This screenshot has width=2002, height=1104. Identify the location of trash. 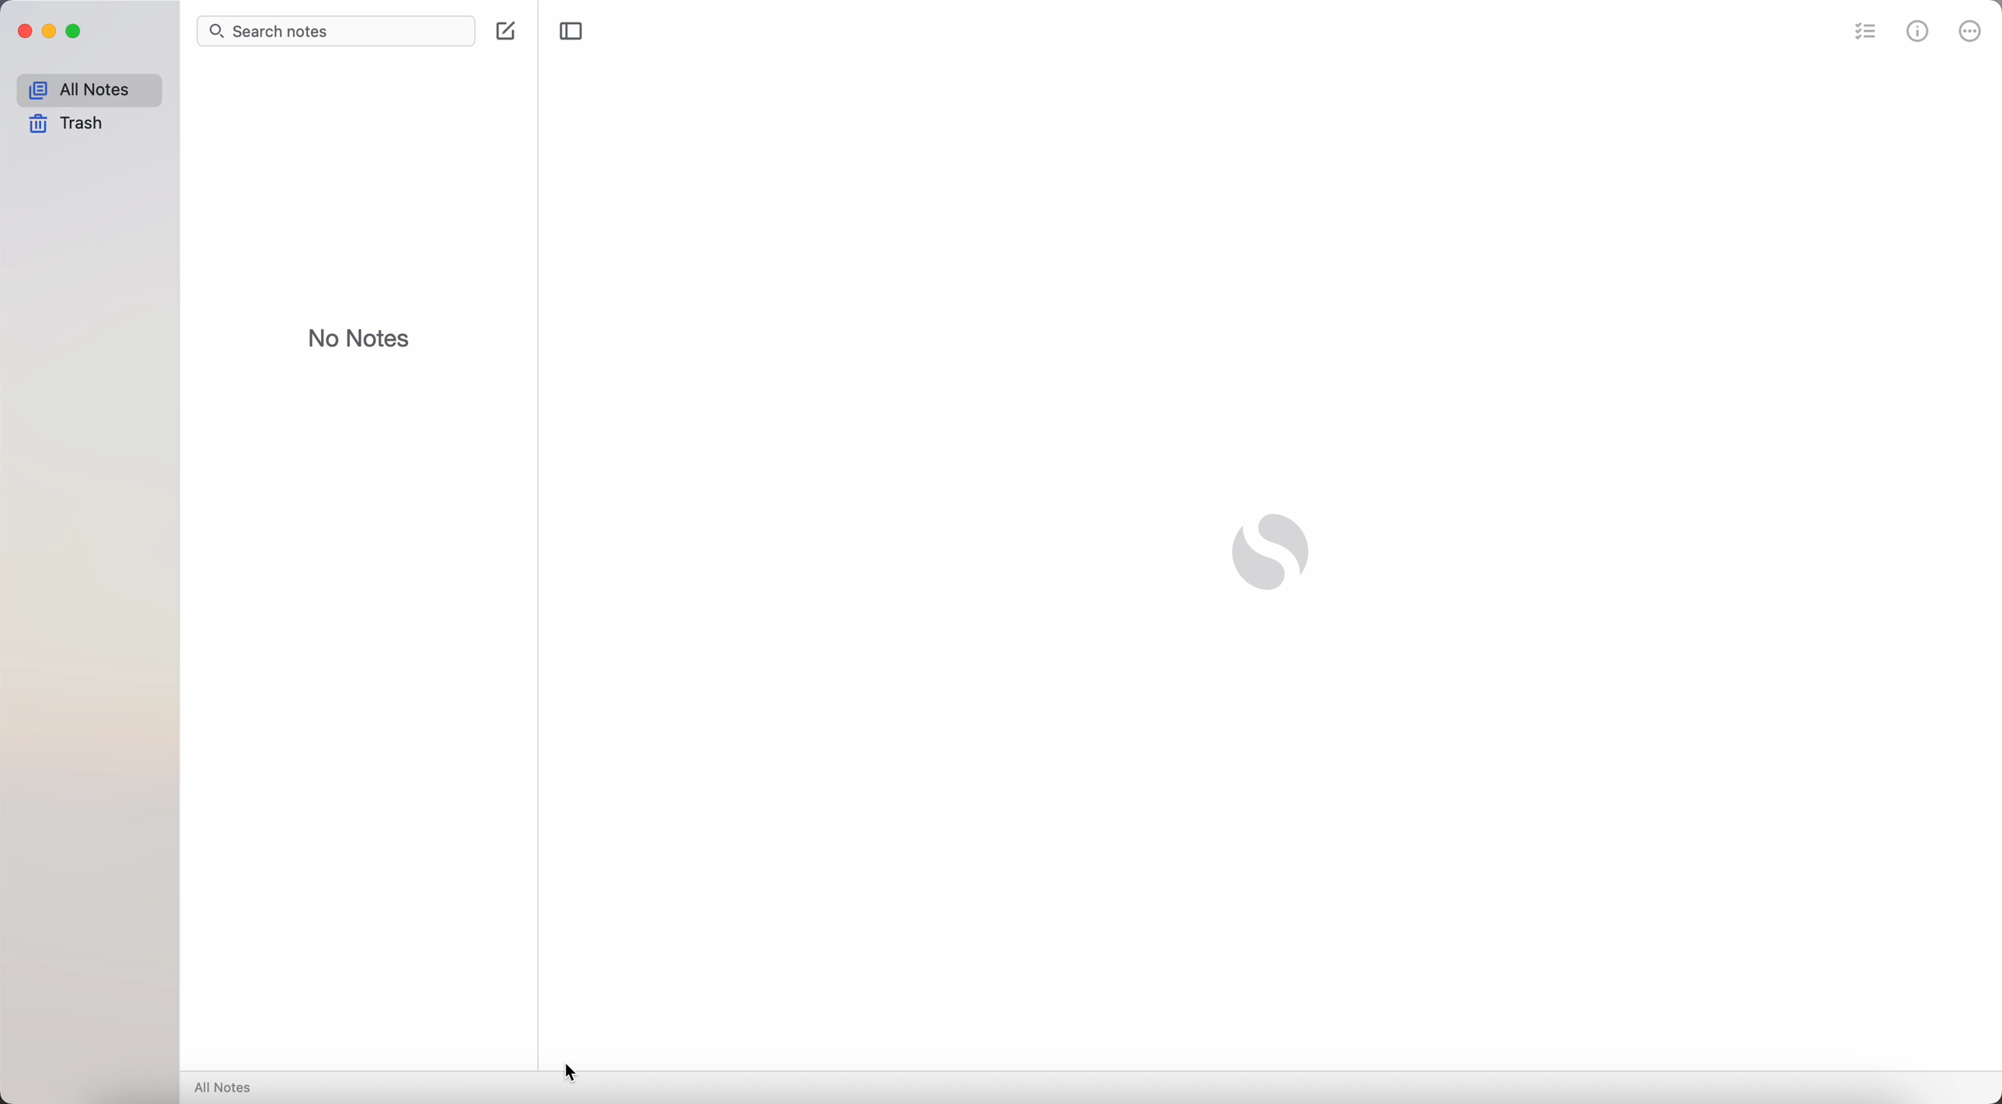
(64, 126).